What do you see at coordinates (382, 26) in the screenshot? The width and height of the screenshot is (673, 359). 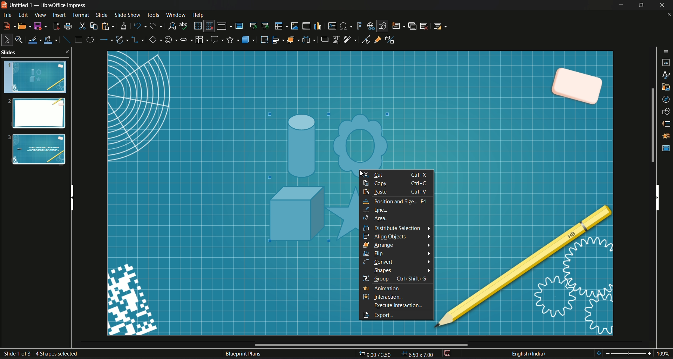 I see `show draw function` at bounding box center [382, 26].